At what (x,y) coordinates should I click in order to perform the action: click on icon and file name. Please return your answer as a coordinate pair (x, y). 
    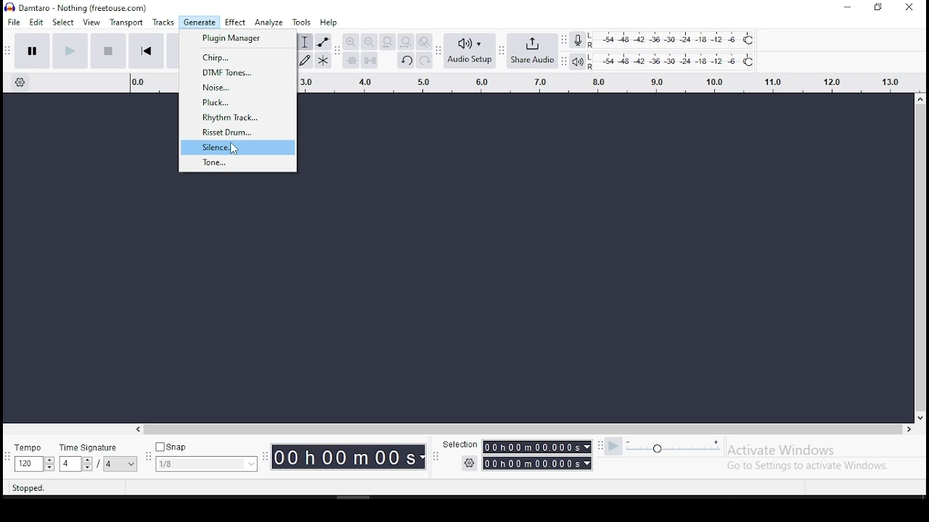
    Looking at the image, I should click on (76, 7).